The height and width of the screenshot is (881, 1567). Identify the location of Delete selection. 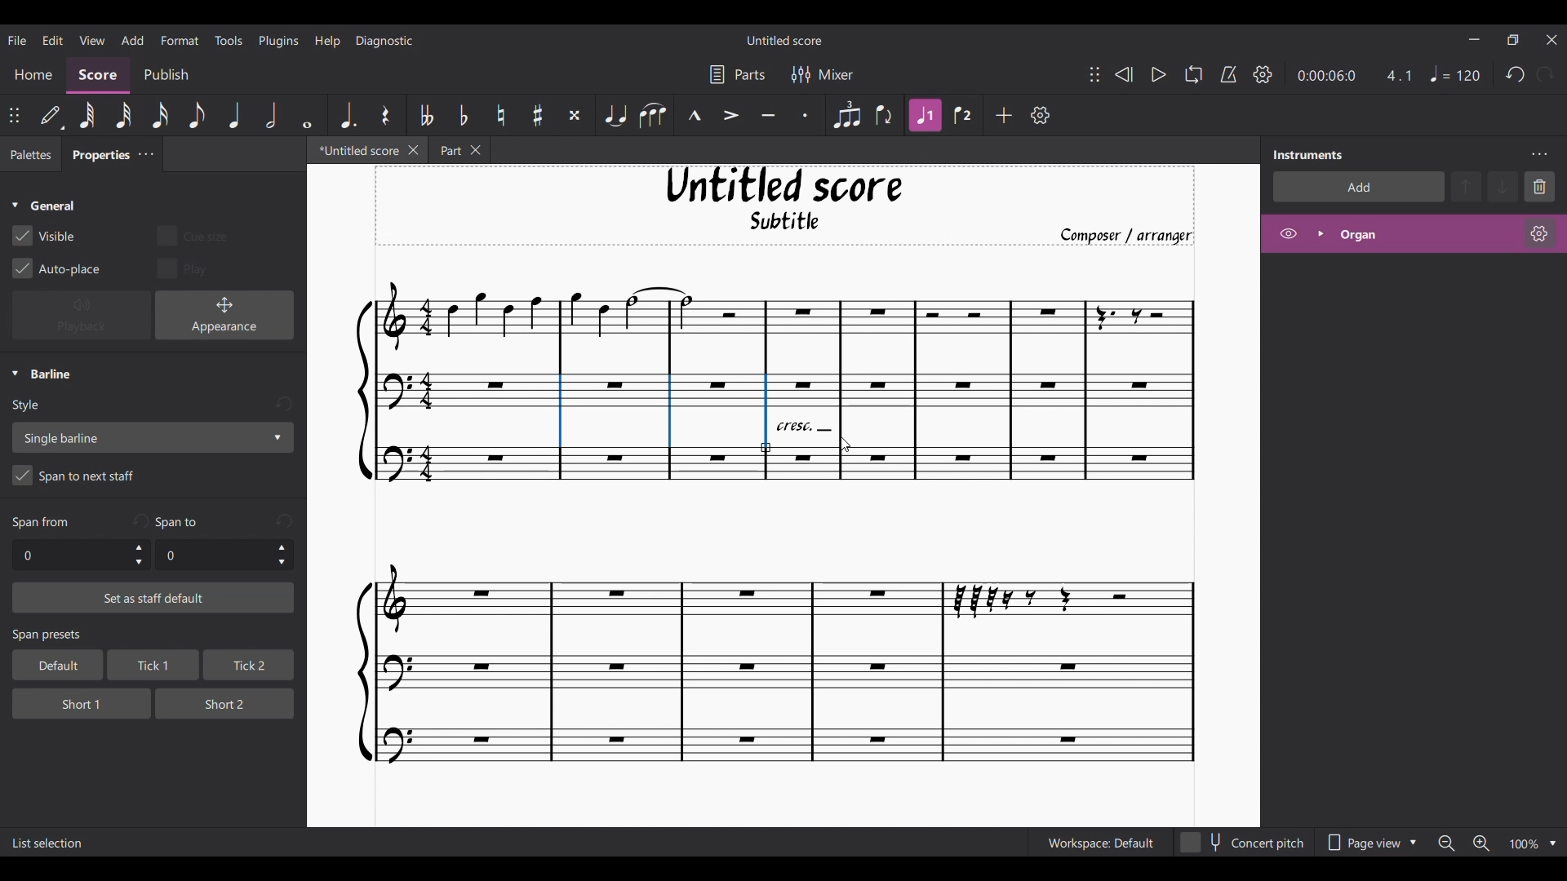
(1540, 186).